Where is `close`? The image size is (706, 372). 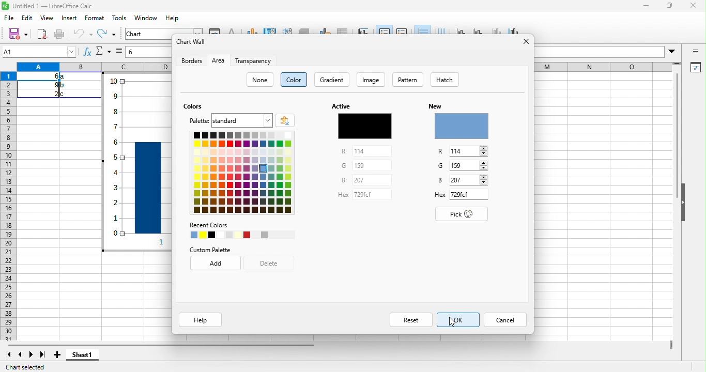
close is located at coordinates (695, 6).